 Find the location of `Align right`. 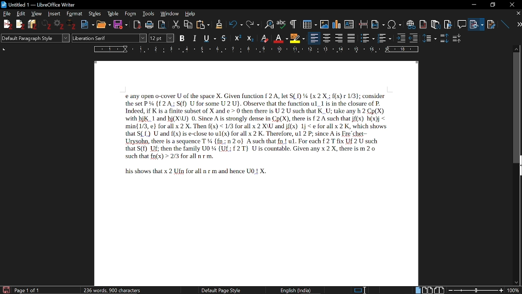

Align right is located at coordinates (340, 38).